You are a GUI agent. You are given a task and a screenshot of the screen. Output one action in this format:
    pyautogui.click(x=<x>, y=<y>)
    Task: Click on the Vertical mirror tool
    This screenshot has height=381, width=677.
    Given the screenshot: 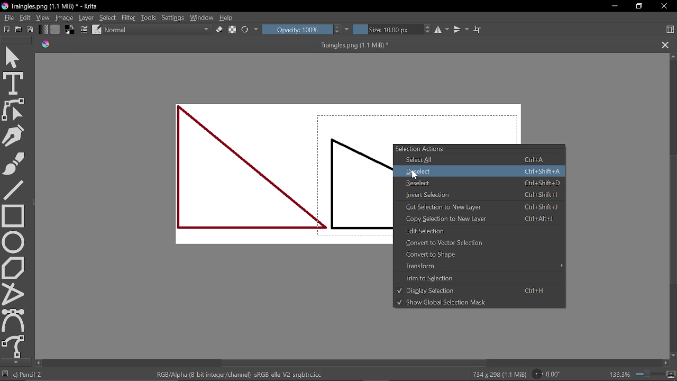 What is the action you would take?
    pyautogui.click(x=462, y=30)
    